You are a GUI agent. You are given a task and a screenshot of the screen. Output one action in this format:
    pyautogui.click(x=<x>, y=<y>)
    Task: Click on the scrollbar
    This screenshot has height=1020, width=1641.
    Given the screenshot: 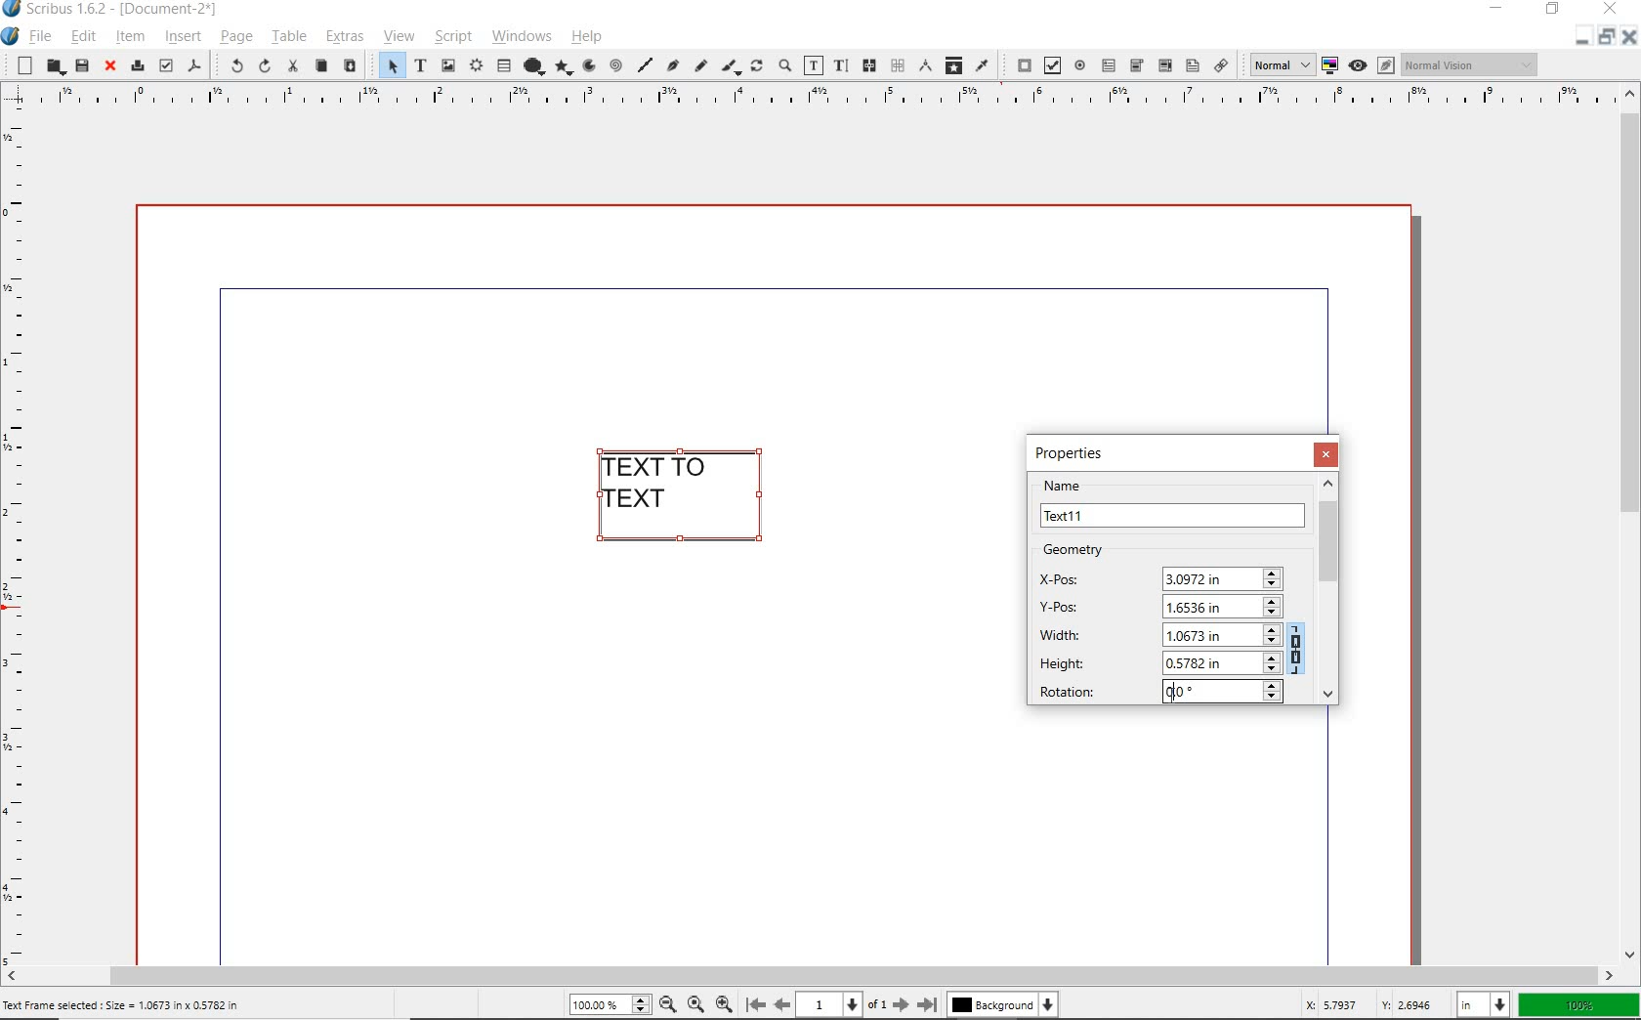 What is the action you would take?
    pyautogui.click(x=1631, y=523)
    